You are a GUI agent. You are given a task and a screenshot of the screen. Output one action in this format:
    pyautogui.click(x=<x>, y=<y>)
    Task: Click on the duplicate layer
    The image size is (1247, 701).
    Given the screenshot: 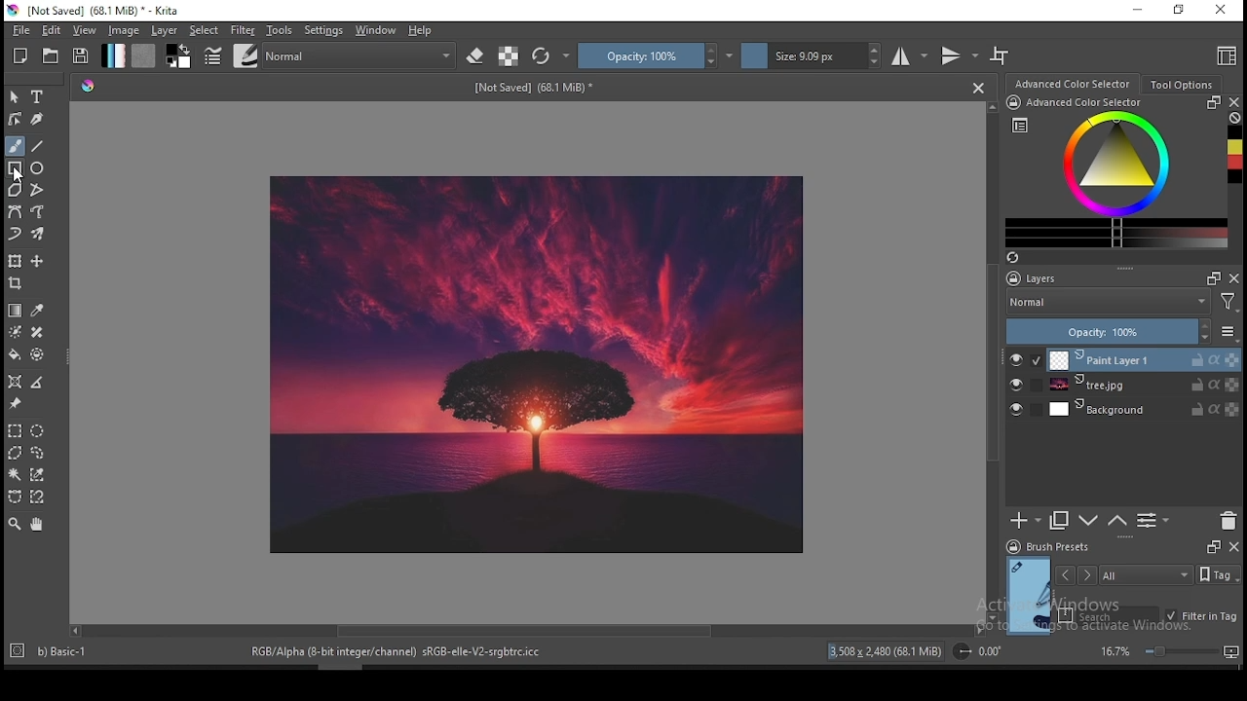 What is the action you would take?
    pyautogui.click(x=1060, y=522)
    